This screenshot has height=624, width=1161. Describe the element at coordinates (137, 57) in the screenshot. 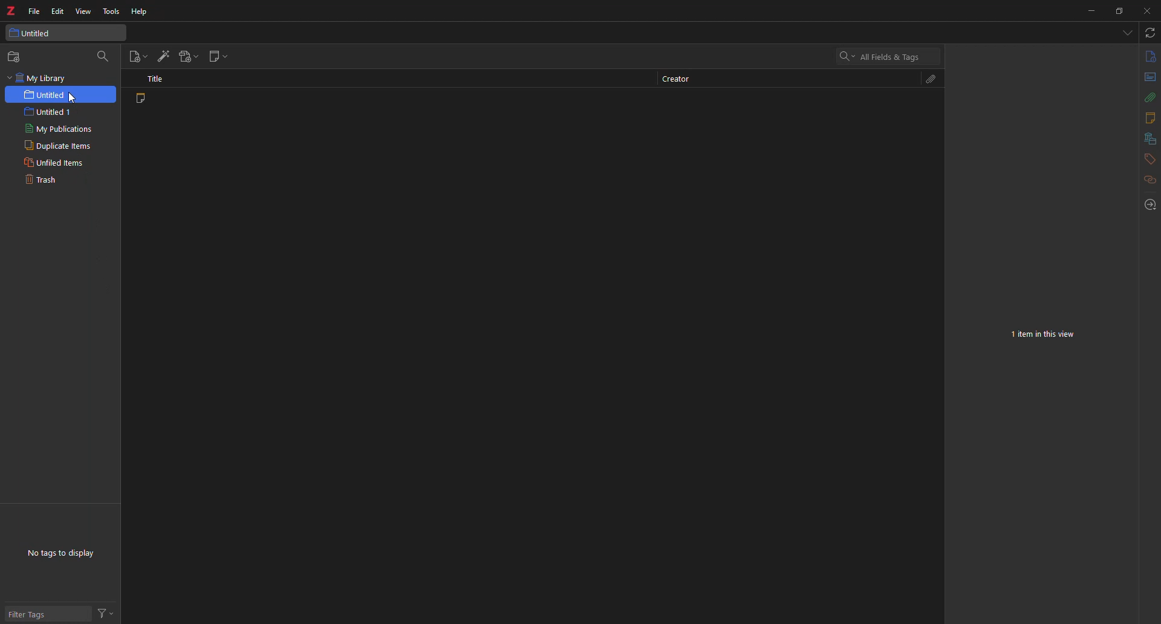

I see `new item` at that location.